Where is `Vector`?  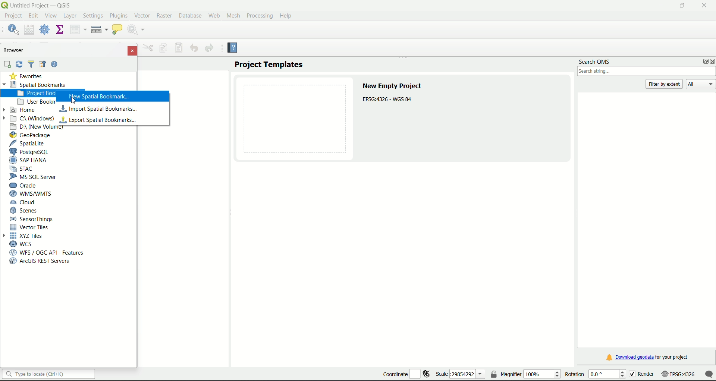 Vector is located at coordinates (142, 15).